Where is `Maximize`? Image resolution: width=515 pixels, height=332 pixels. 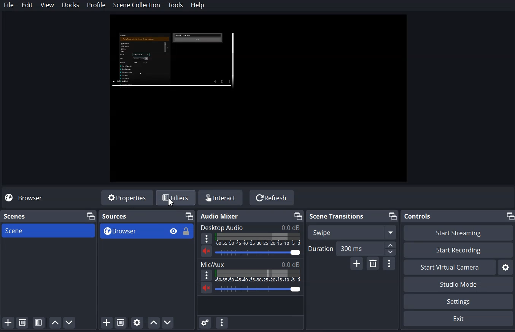
Maximize is located at coordinates (91, 216).